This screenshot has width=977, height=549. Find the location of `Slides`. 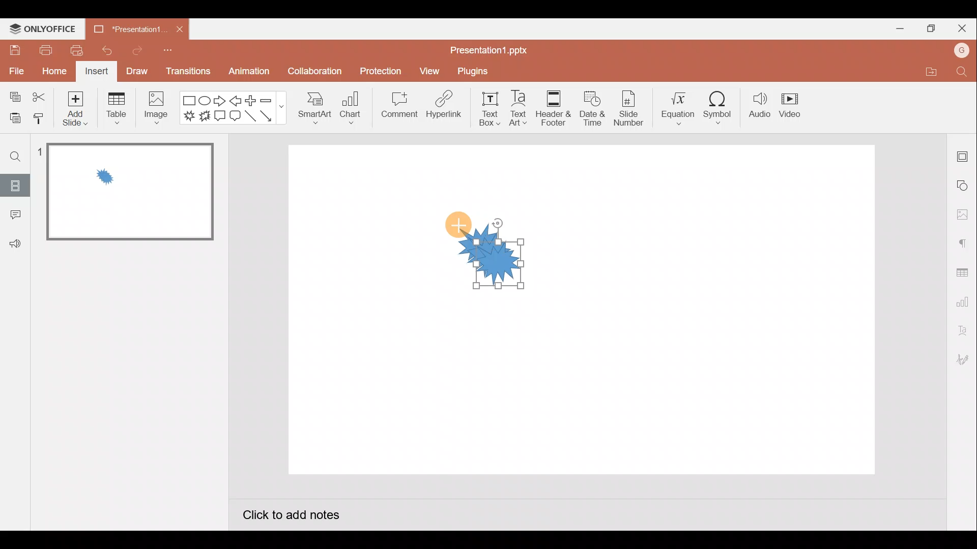

Slides is located at coordinates (14, 186).